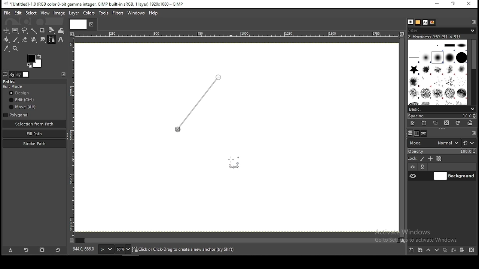  I want to click on polygon, so click(17, 115).